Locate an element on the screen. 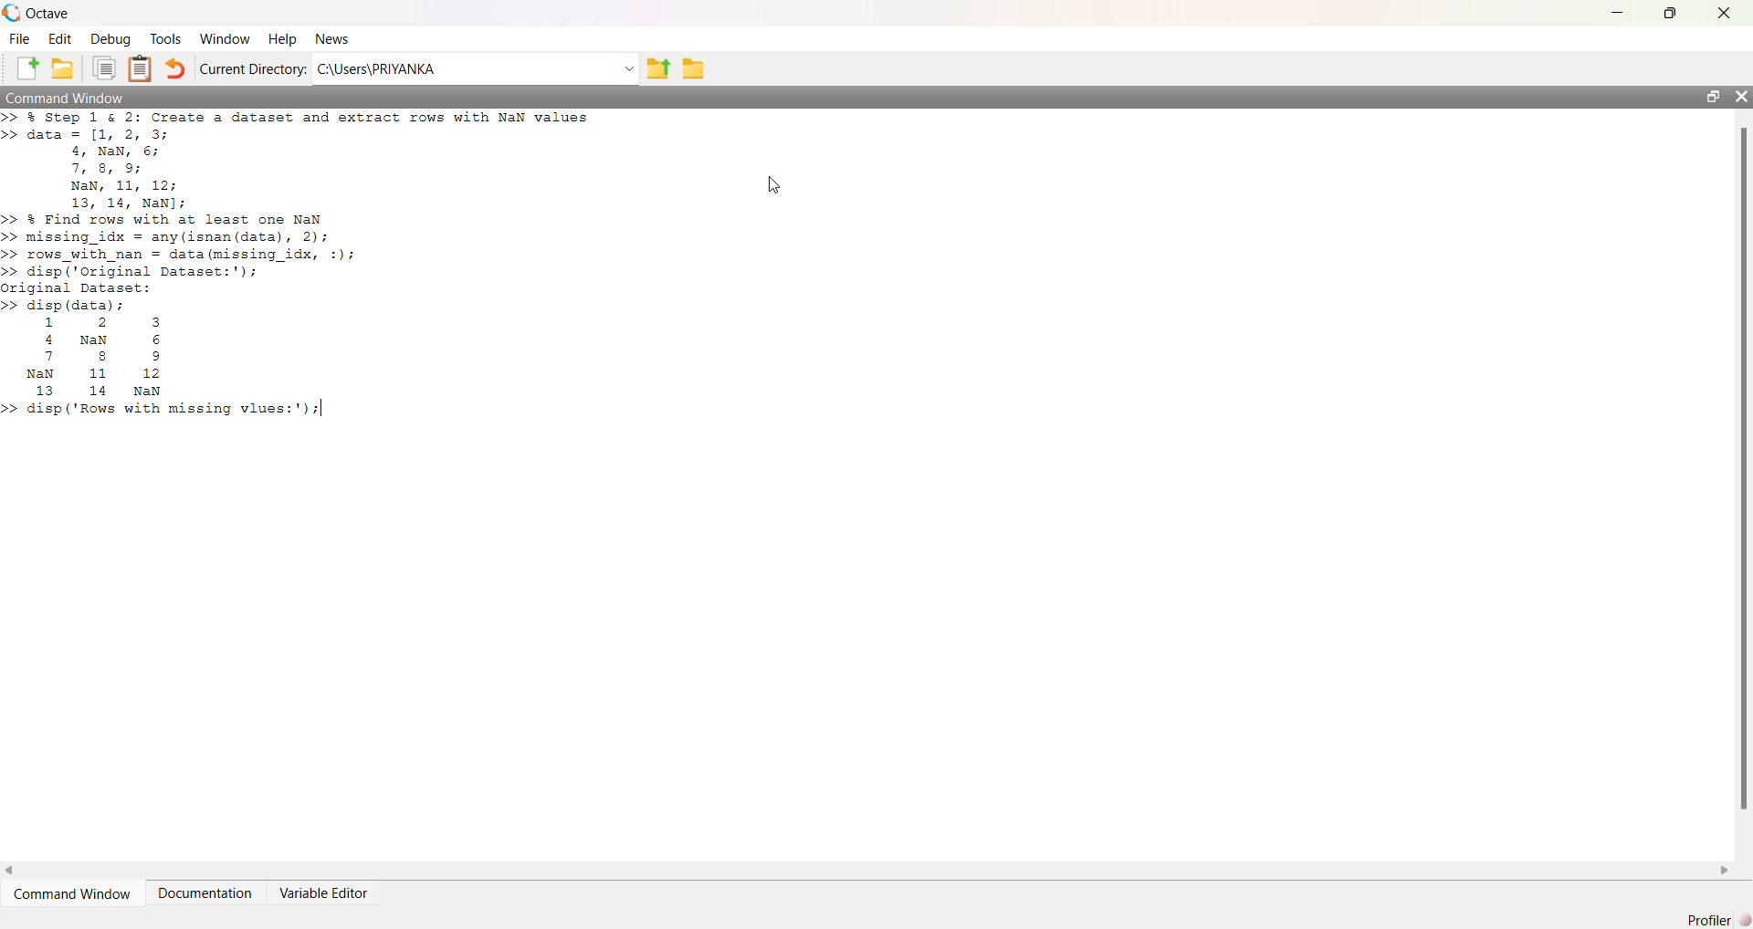  New File is located at coordinates (27, 68).